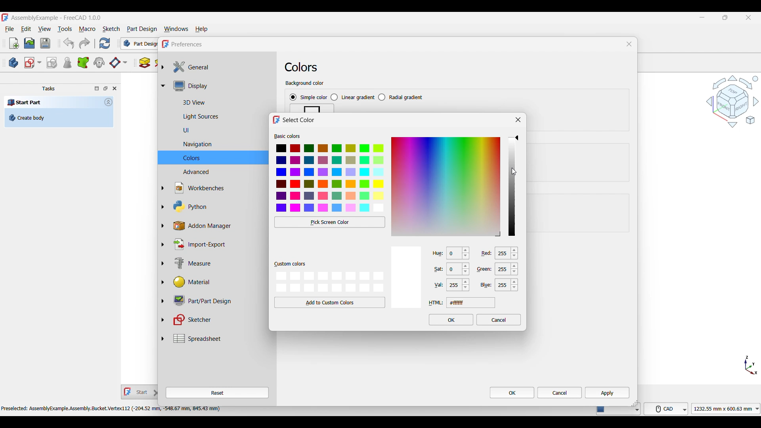  I want to click on cursor, so click(515, 172).